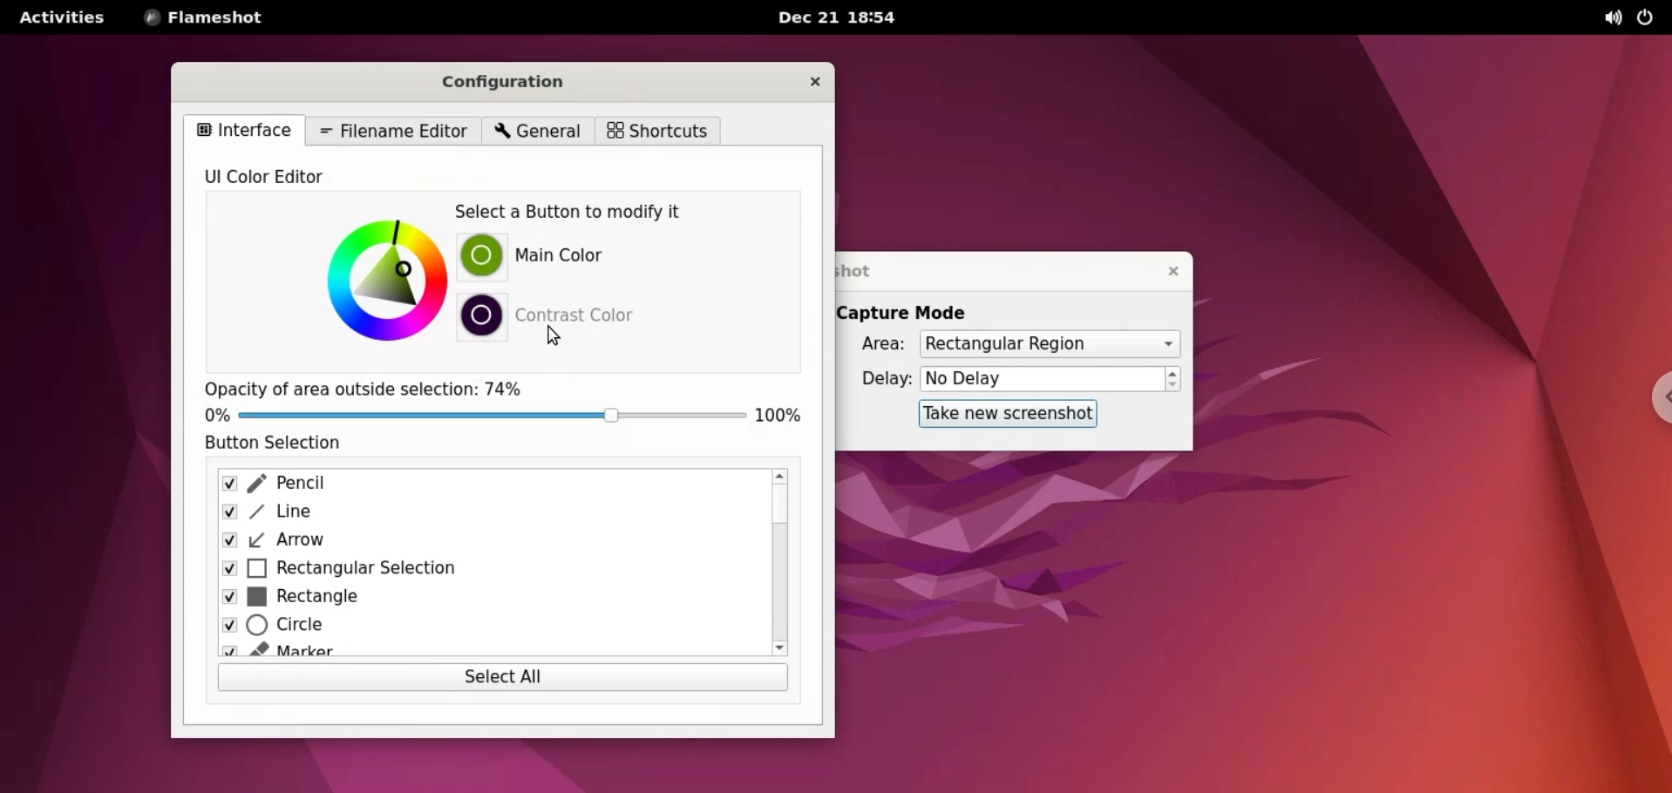 The image size is (1672, 793). Describe the element at coordinates (281, 446) in the screenshot. I see `button selection ` at that location.